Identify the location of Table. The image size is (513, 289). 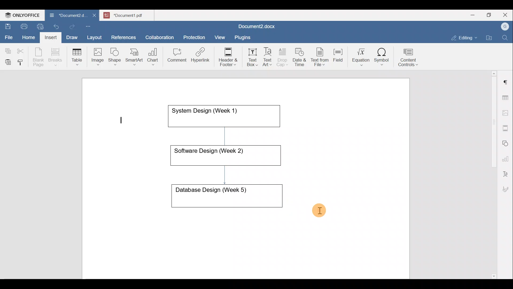
(77, 56).